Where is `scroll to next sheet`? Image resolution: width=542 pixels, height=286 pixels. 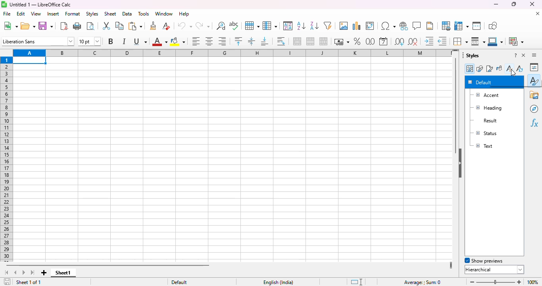
scroll to next sheet is located at coordinates (24, 273).